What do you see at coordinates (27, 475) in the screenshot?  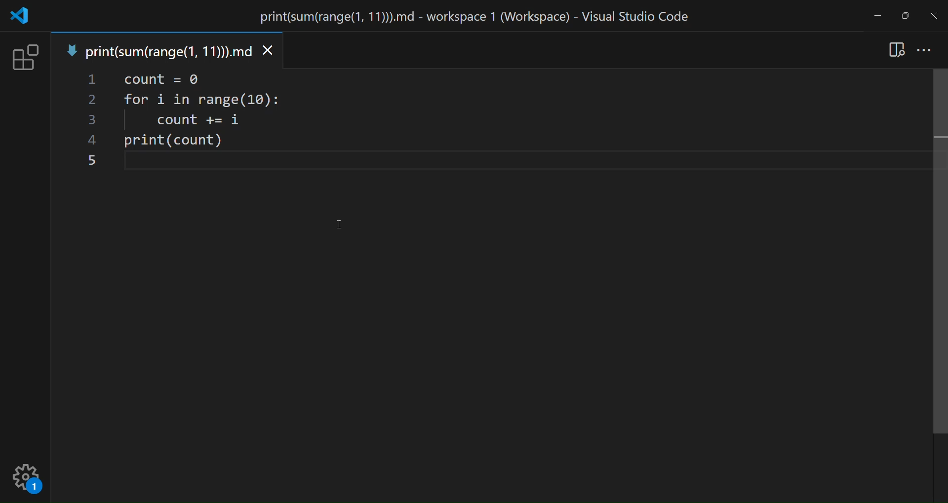 I see `setting` at bounding box center [27, 475].